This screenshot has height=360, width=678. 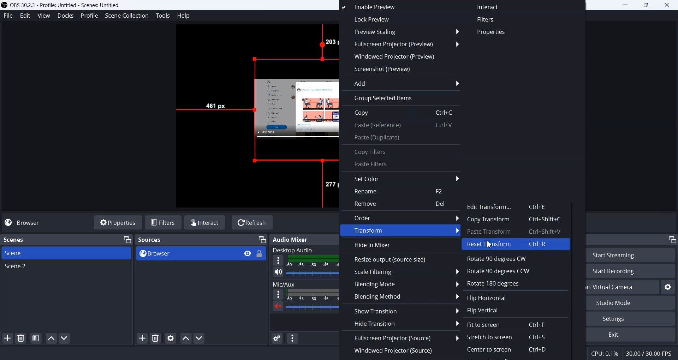 What do you see at coordinates (312, 295) in the screenshot?
I see `Sound level indicator` at bounding box center [312, 295].